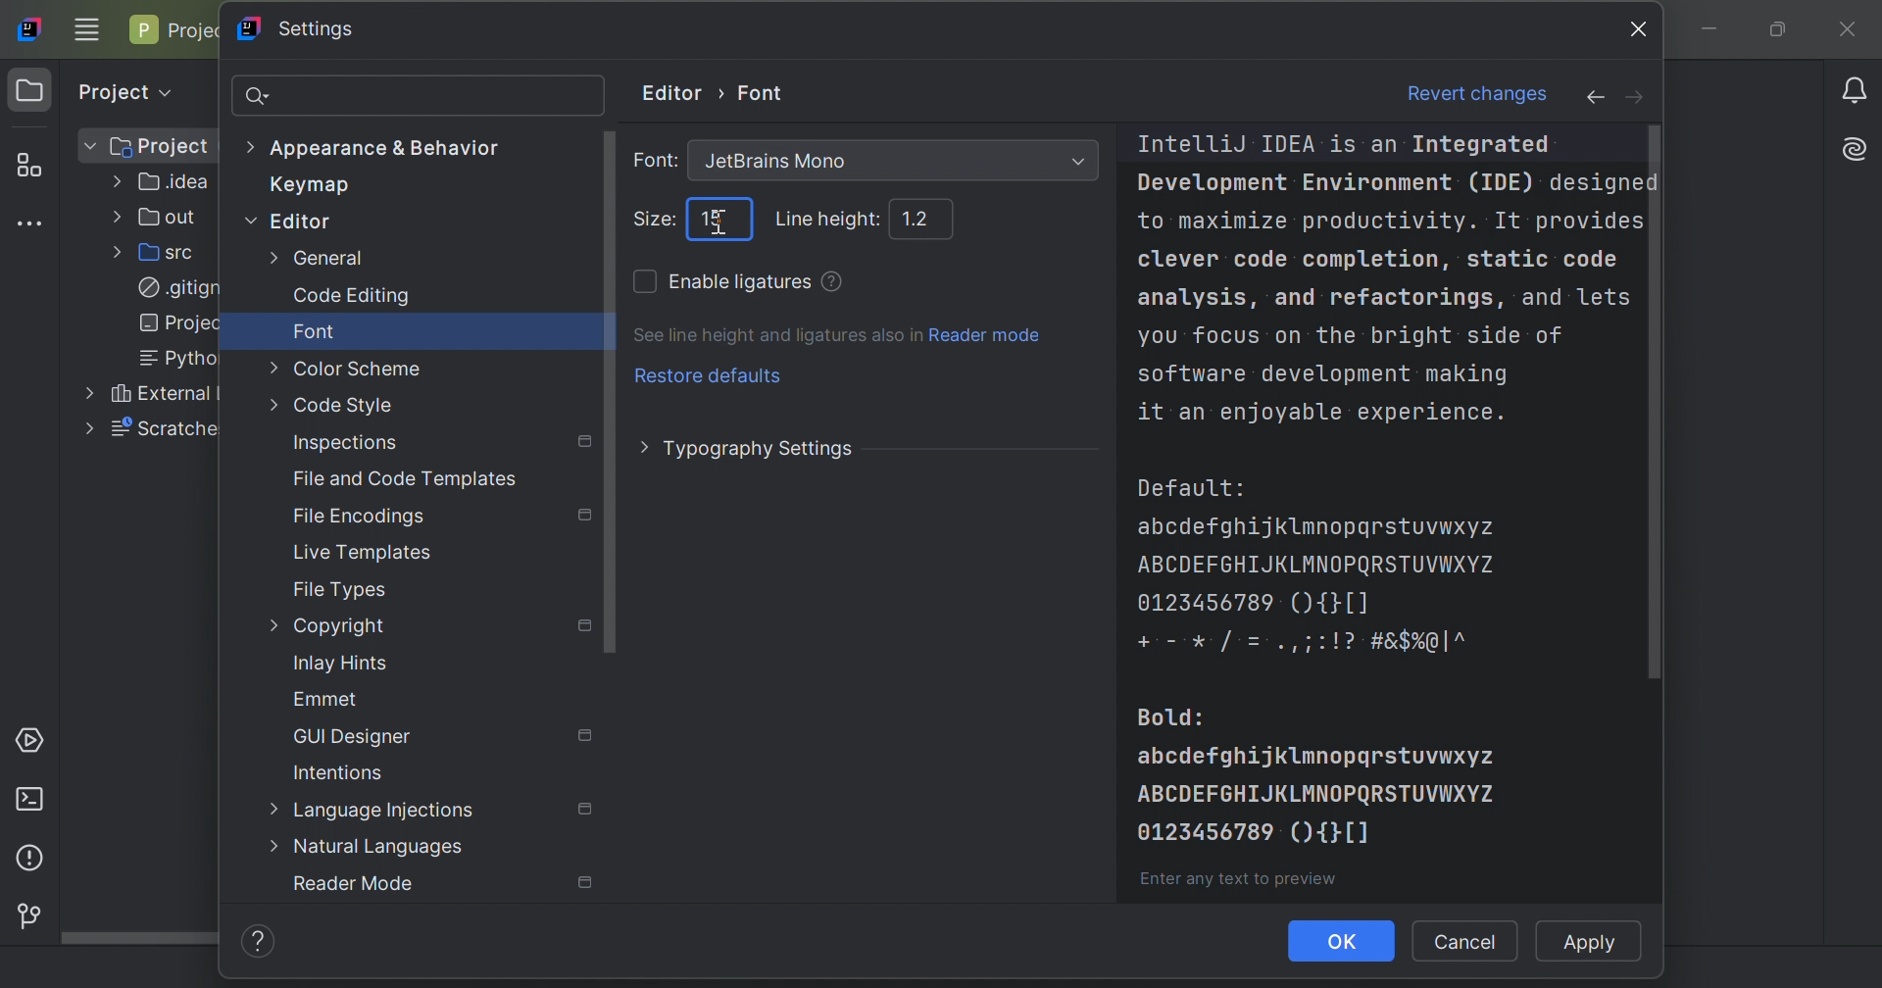  What do you see at coordinates (123, 88) in the screenshot?
I see `Project` at bounding box center [123, 88].